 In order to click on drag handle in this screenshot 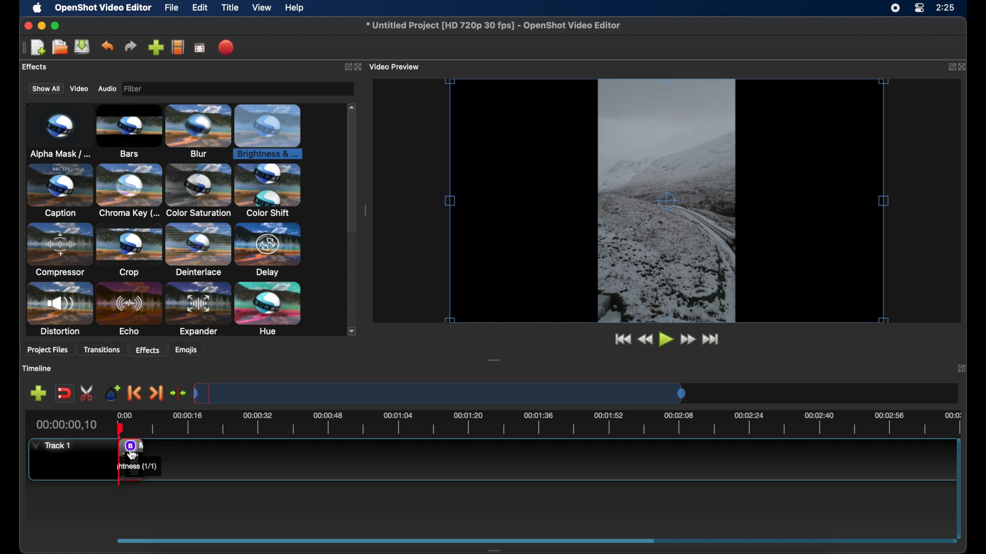, I will do `click(495, 360)`.